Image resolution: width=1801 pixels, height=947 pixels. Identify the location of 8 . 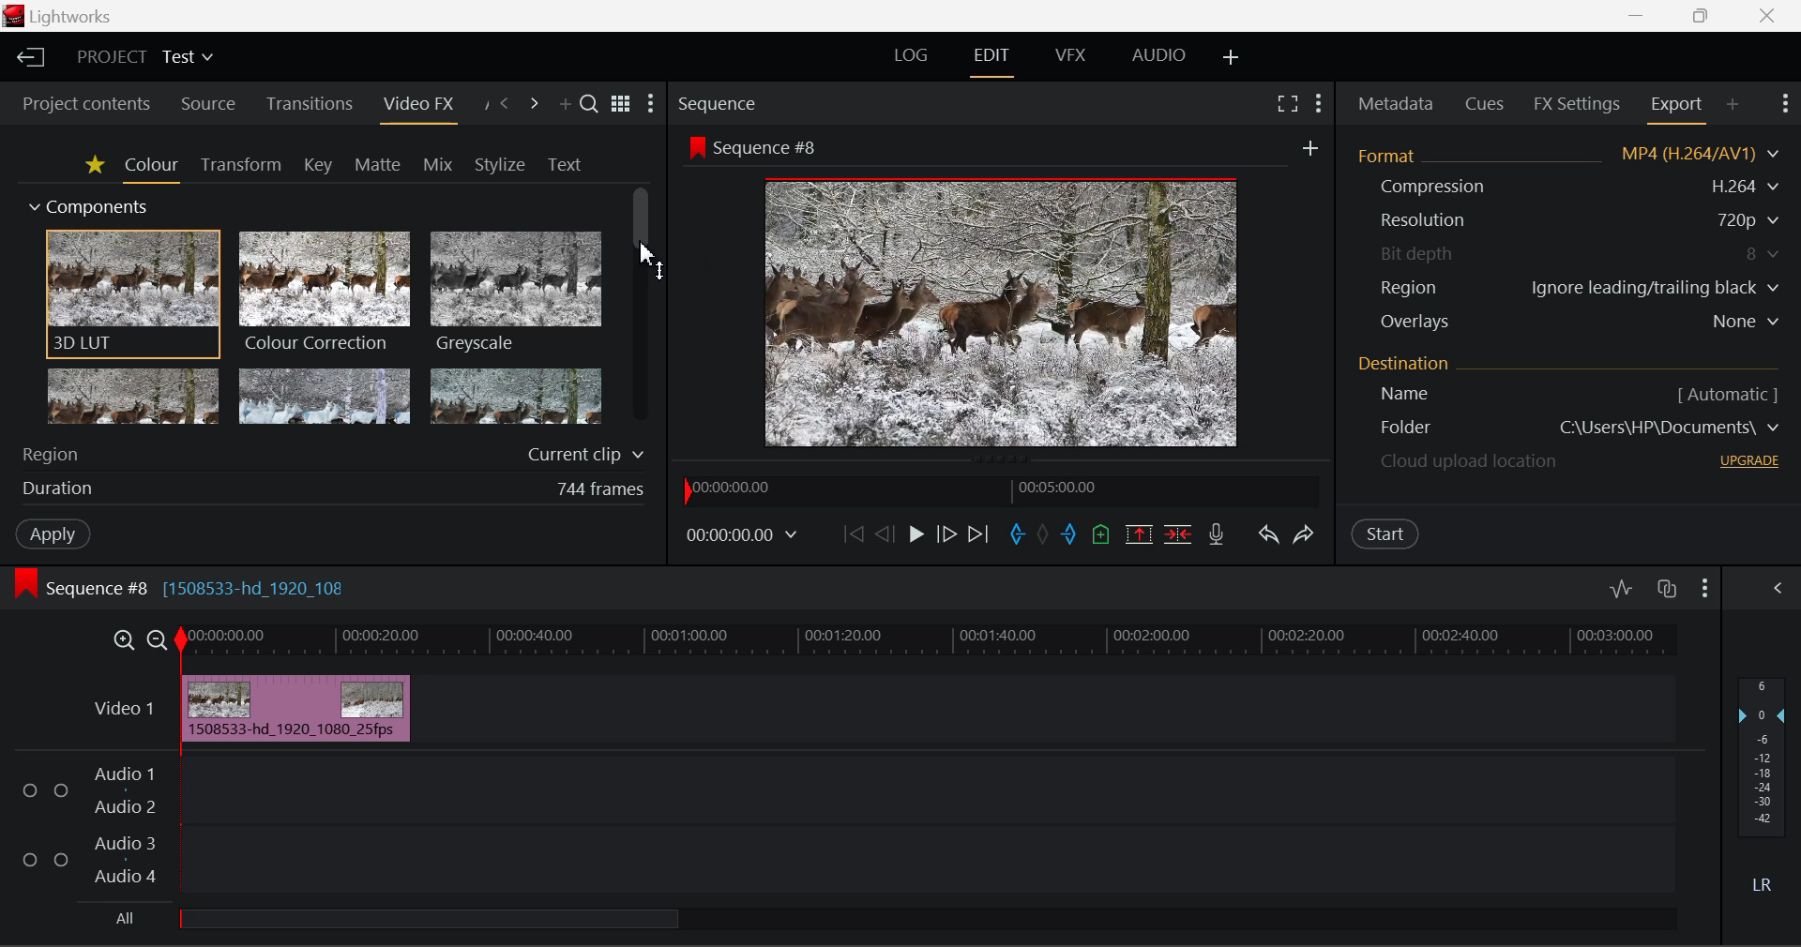
(1764, 254).